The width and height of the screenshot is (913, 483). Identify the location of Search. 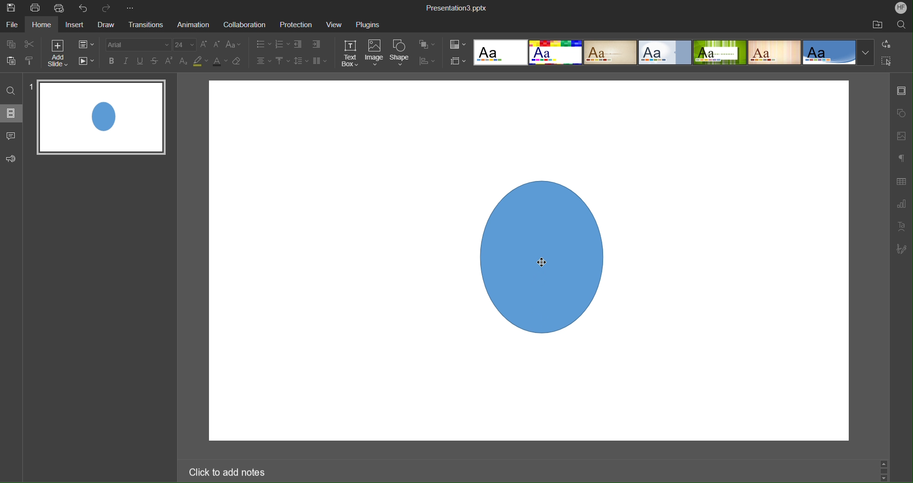
(902, 26).